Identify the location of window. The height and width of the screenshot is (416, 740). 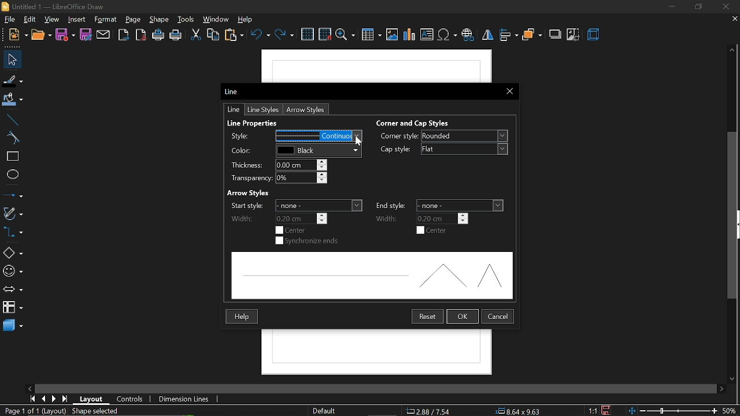
(214, 19).